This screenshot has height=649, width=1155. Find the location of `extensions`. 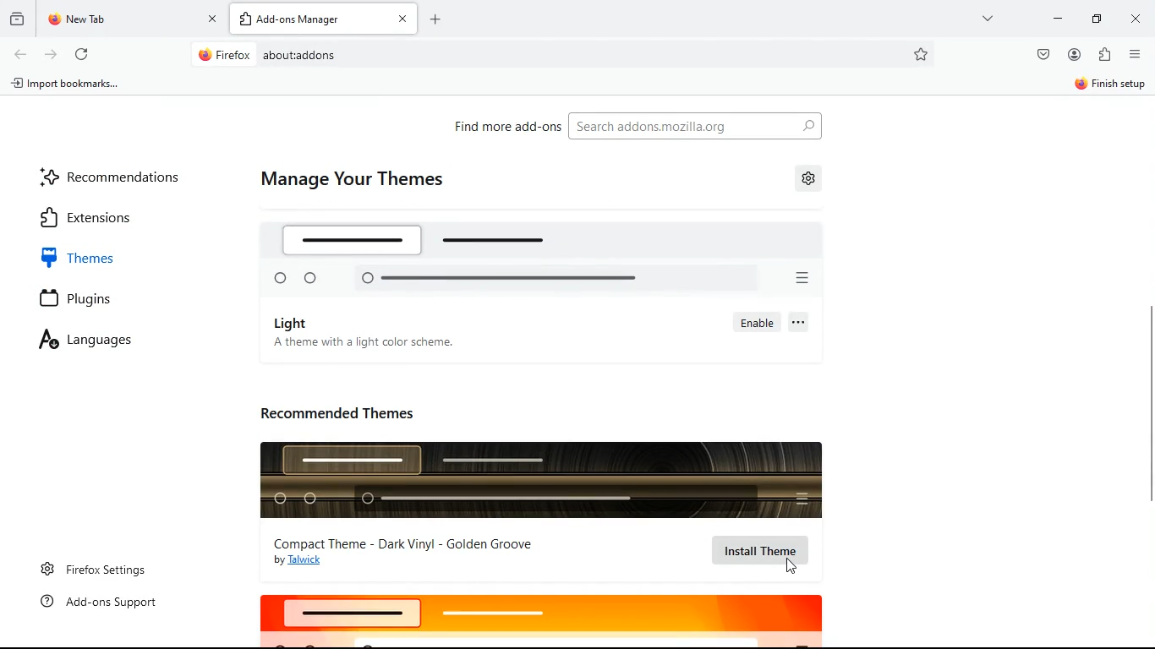

extensions is located at coordinates (106, 216).